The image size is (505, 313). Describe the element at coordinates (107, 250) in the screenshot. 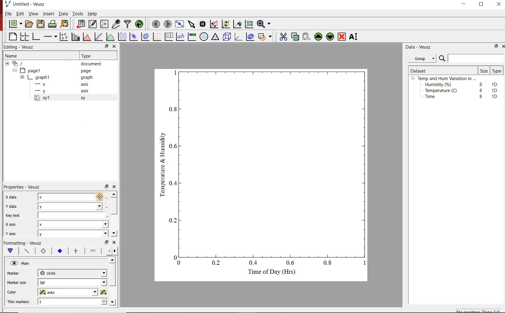

I see `go back` at that location.